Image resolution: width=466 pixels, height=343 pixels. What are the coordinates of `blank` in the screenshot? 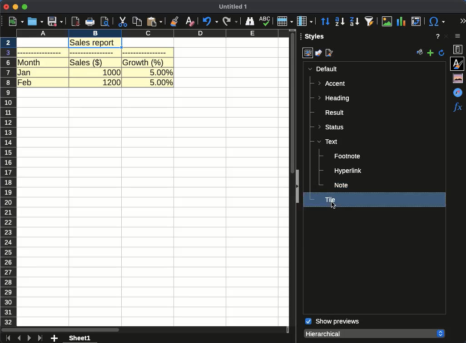 It's located at (40, 52).